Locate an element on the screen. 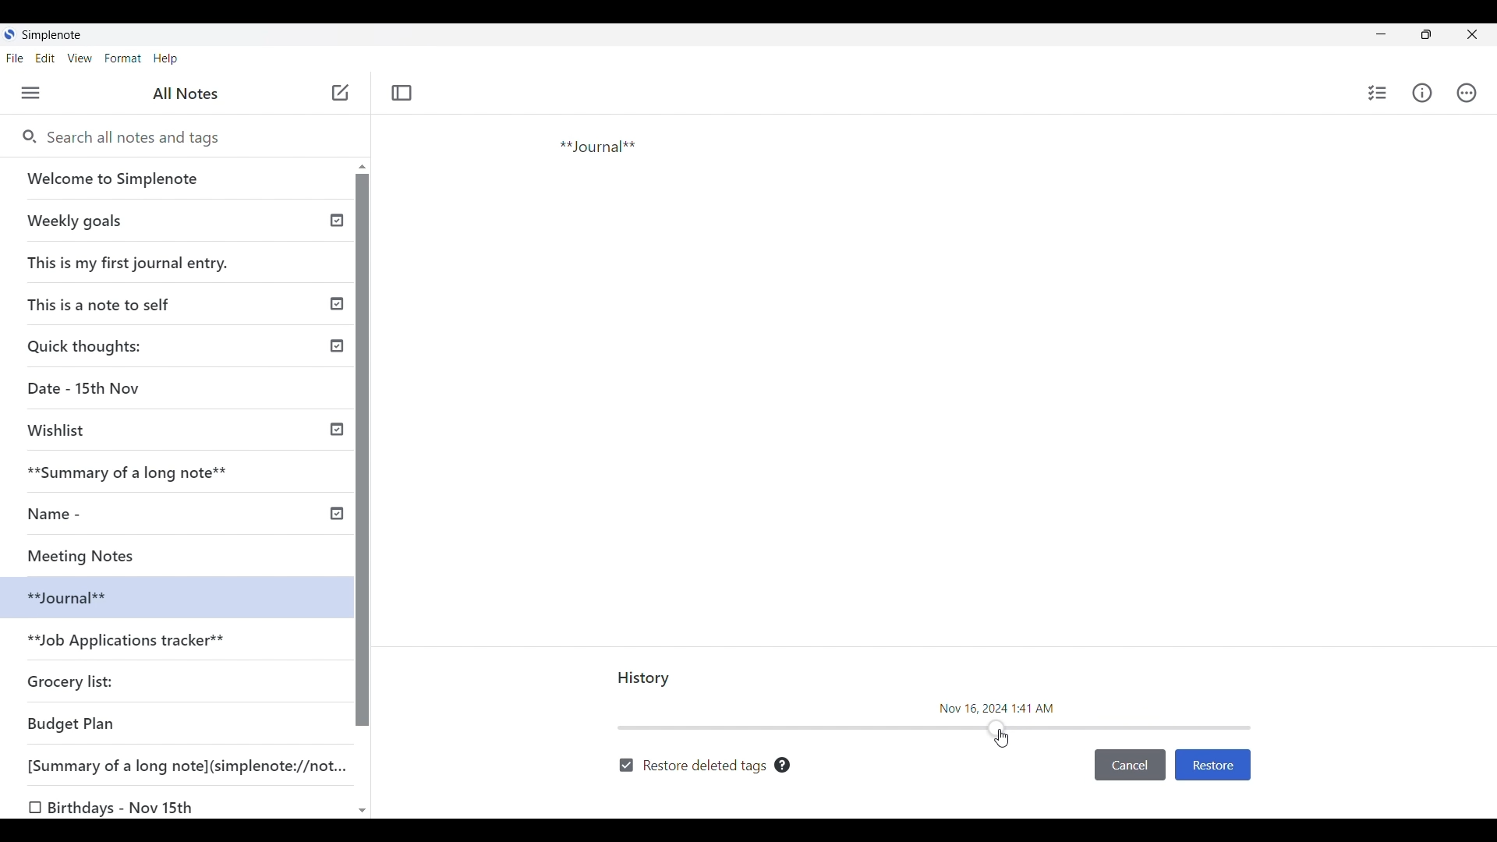 The height and width of the screenshot is (842, 1497). Insert checklist is located at coordinates (1378, 93).